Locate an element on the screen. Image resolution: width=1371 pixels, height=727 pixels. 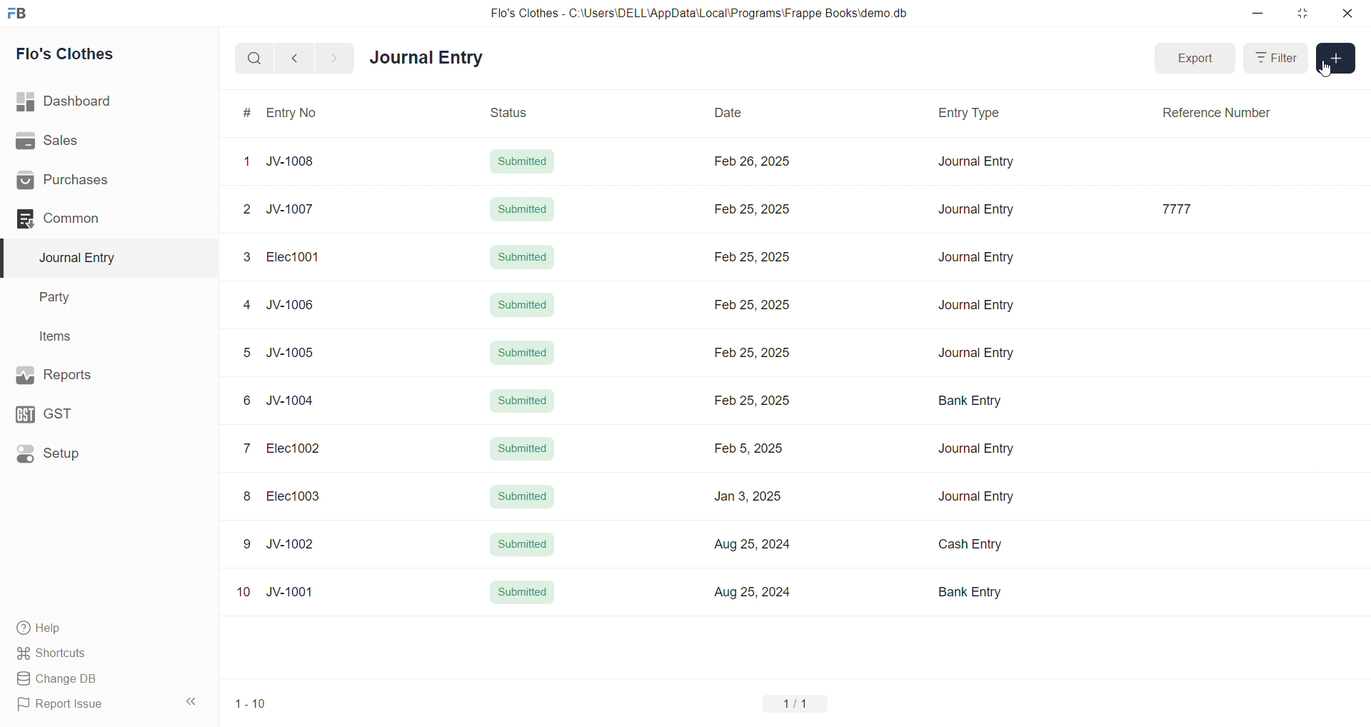
selected is located at coordinates (9, 257).